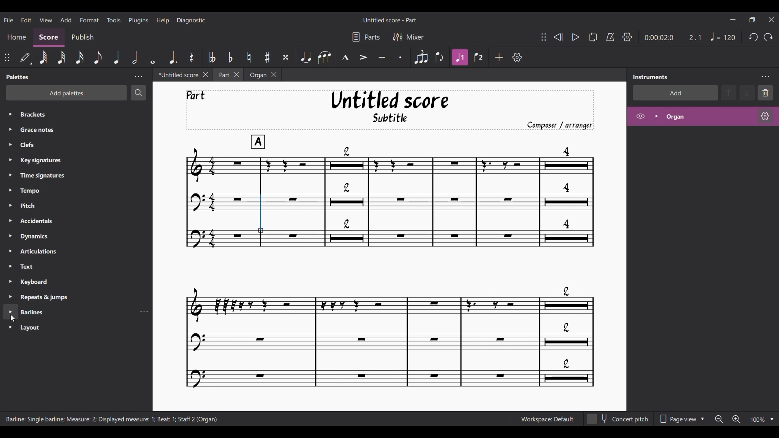  What do you see at coordinates (97, 57) in the screenshot?
I see `8th note` at bounding box center [97, 57].